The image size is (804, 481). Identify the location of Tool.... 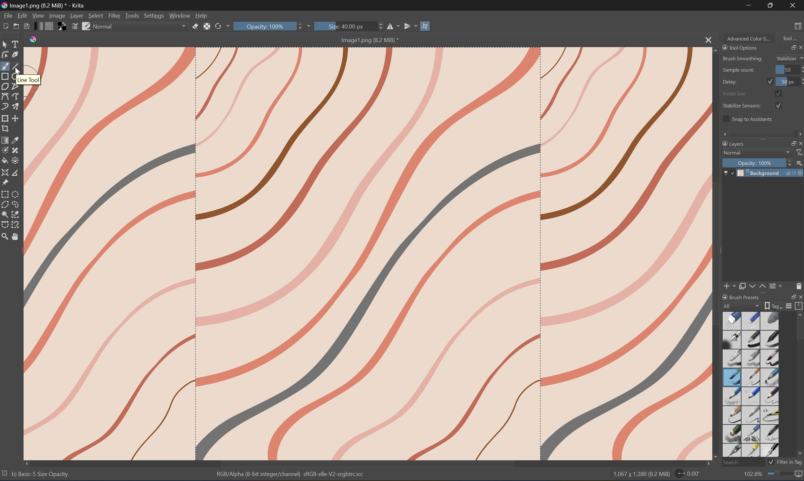
(791, 38).